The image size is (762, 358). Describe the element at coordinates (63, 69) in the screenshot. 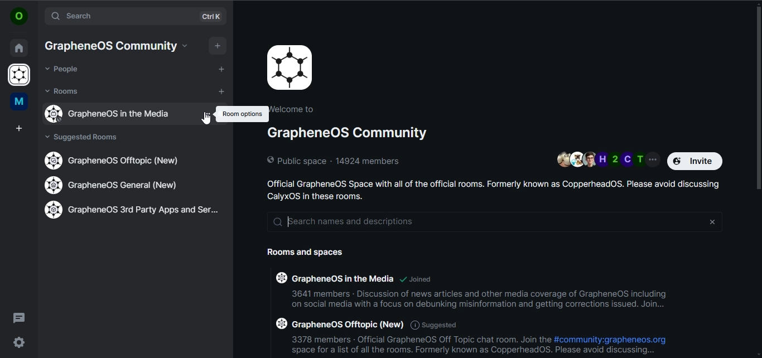

I see `people` at that location.